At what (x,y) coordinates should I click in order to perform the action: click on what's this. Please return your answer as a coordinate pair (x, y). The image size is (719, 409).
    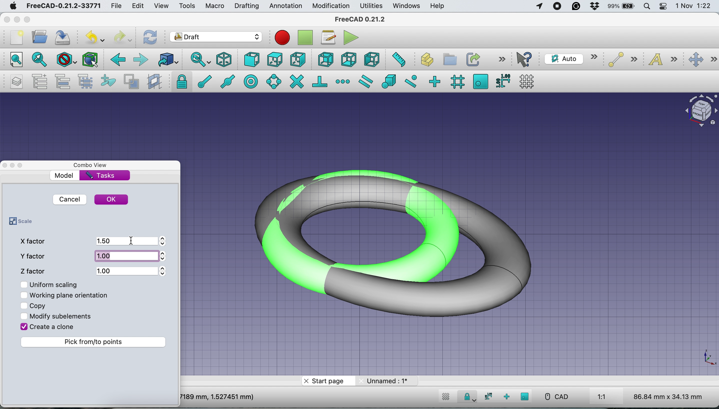
    Looking at the image, I should click on (526, 60).